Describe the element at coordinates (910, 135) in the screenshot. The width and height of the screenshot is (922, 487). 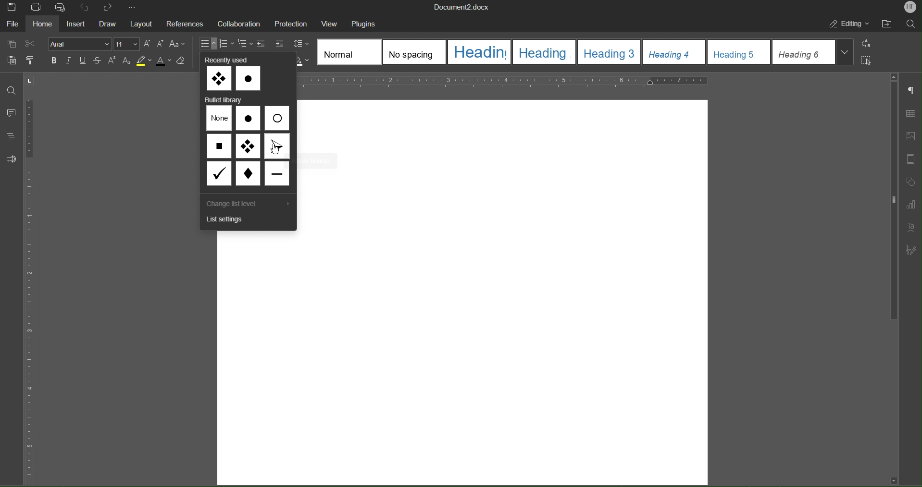
I see `Image Settings` at that location.